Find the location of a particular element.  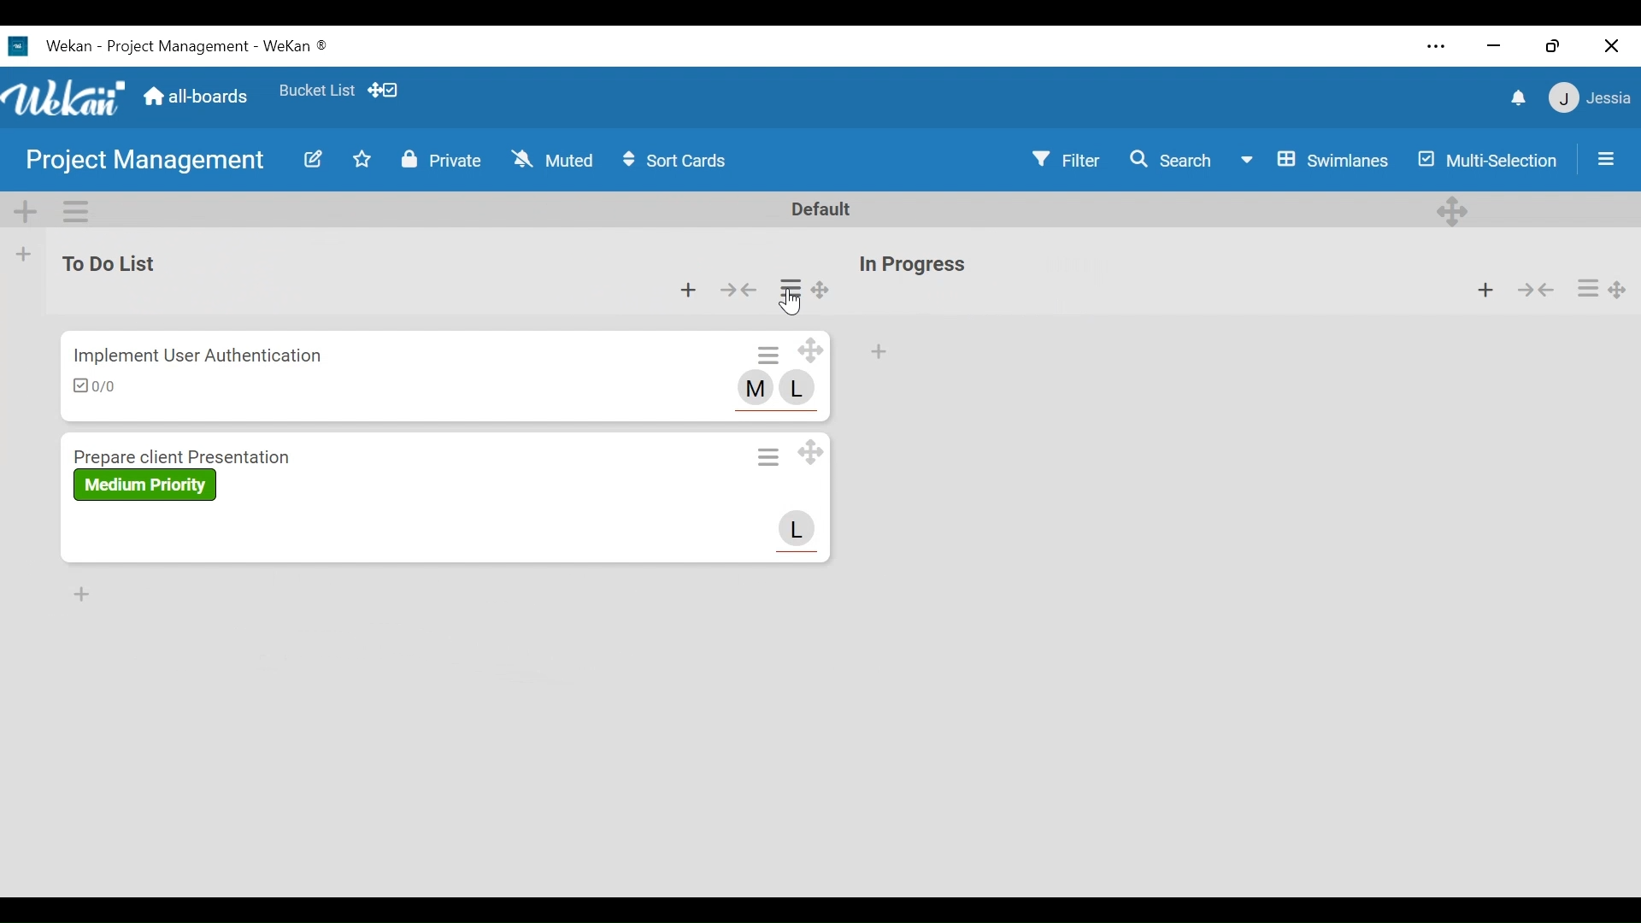

Wekan Desktop Icon is located at coordinates (20, 48).